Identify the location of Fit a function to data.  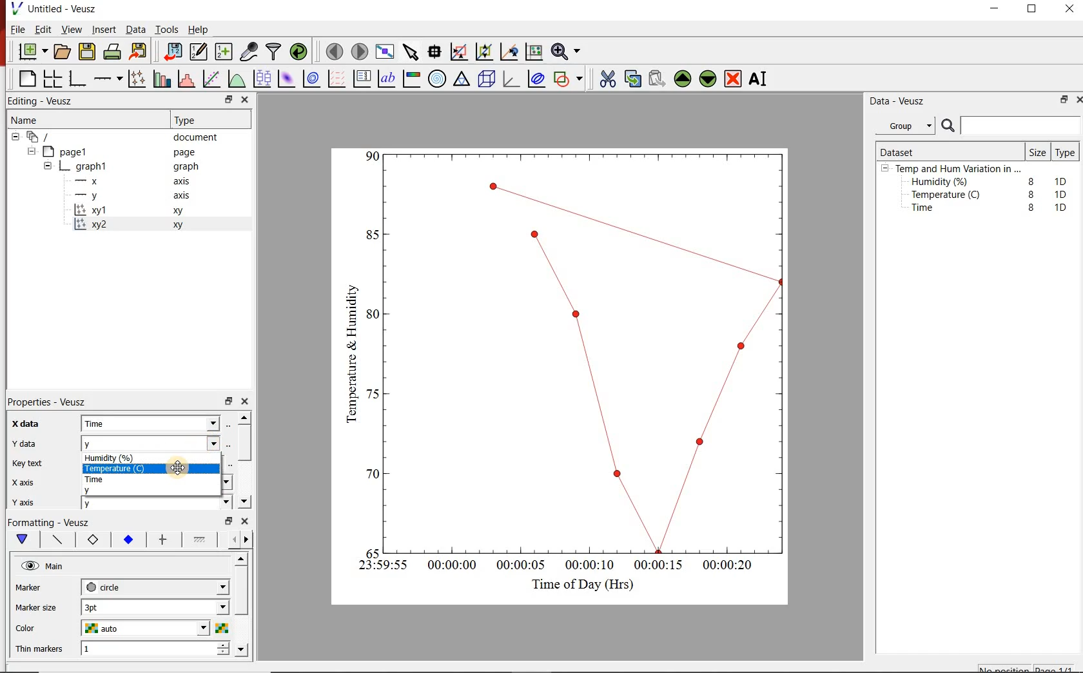
(212, 78).